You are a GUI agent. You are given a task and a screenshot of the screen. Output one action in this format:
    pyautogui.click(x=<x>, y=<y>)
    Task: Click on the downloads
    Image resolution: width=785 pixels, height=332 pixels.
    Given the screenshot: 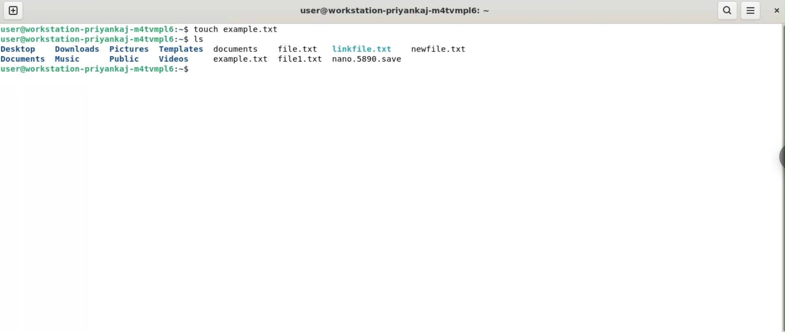 What is the action you would take?
    pyautogui.click(x=77, y=49)
    